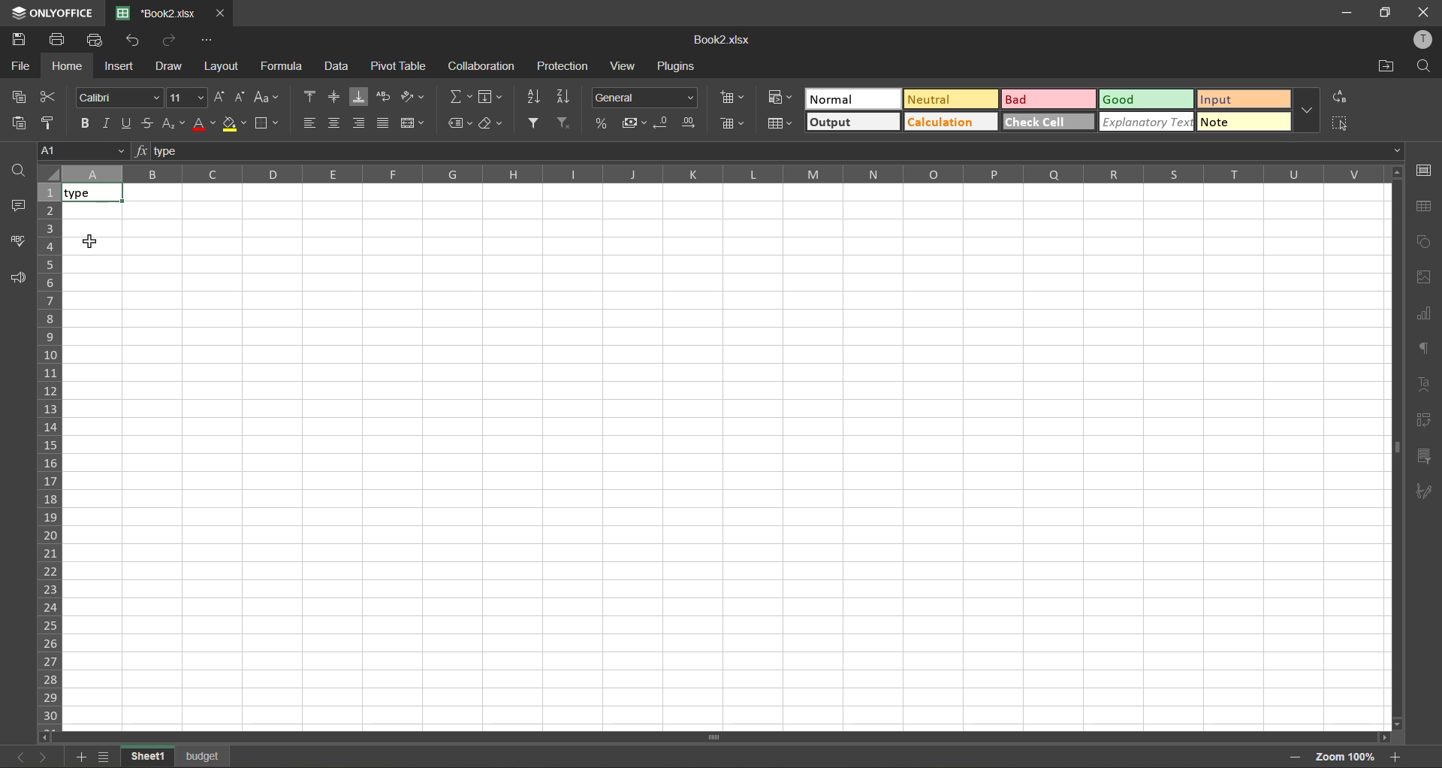 The height and width of the screenshot is (768, 1442). Describe the element at coordinates (220, 66) in the screenshot. I see `layout` at that location.